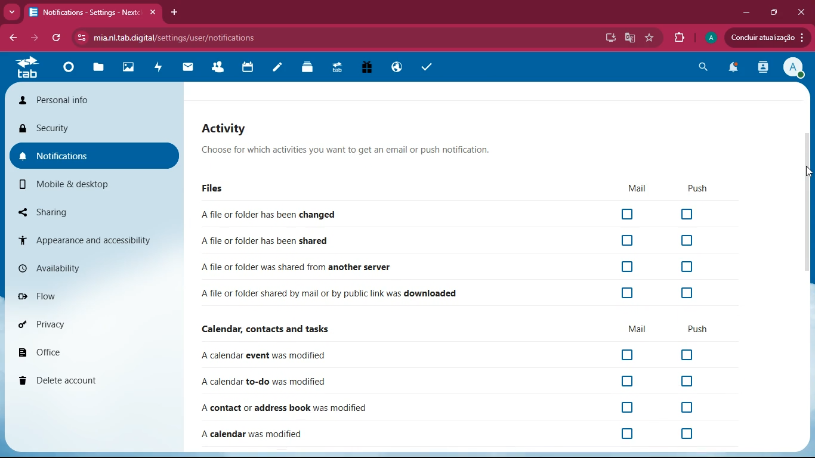 This screenshot has width=815, height=458. Describe the element at coordinates (688, 292) in the screenshot. I see `checkbox` at that location.